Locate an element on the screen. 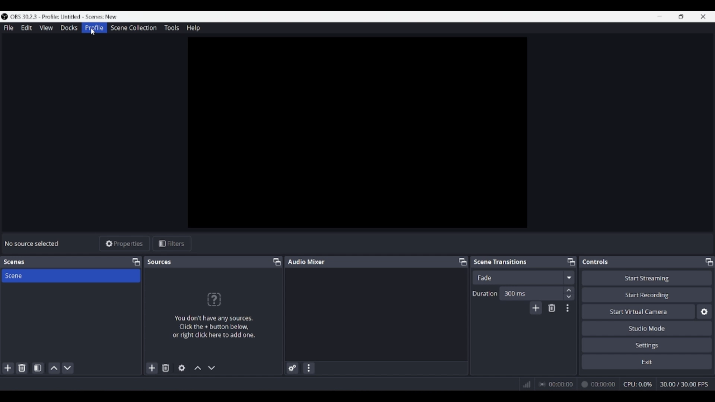 The width and height of the screenshot is (715, 402). Move source up is located at coordinates (198, 368).